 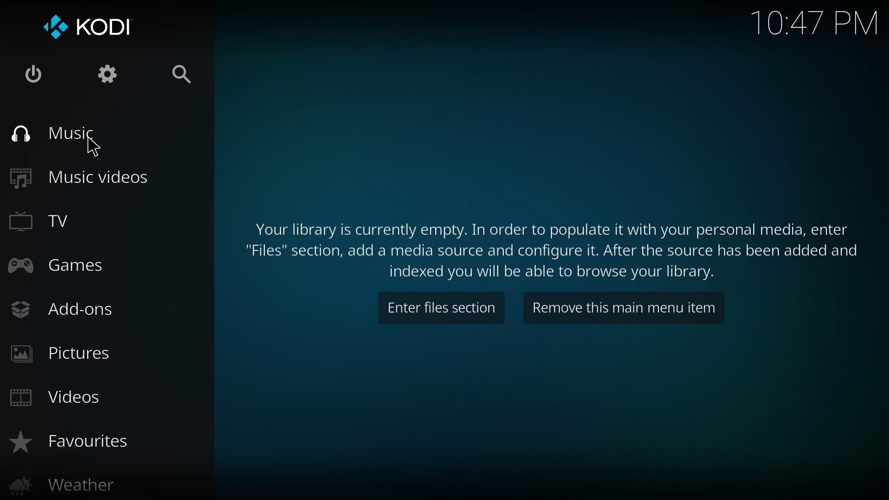 What do you see at coordinates (90, 26) in the screenshot?
I see `kodi` at bounding box center [90, 26].